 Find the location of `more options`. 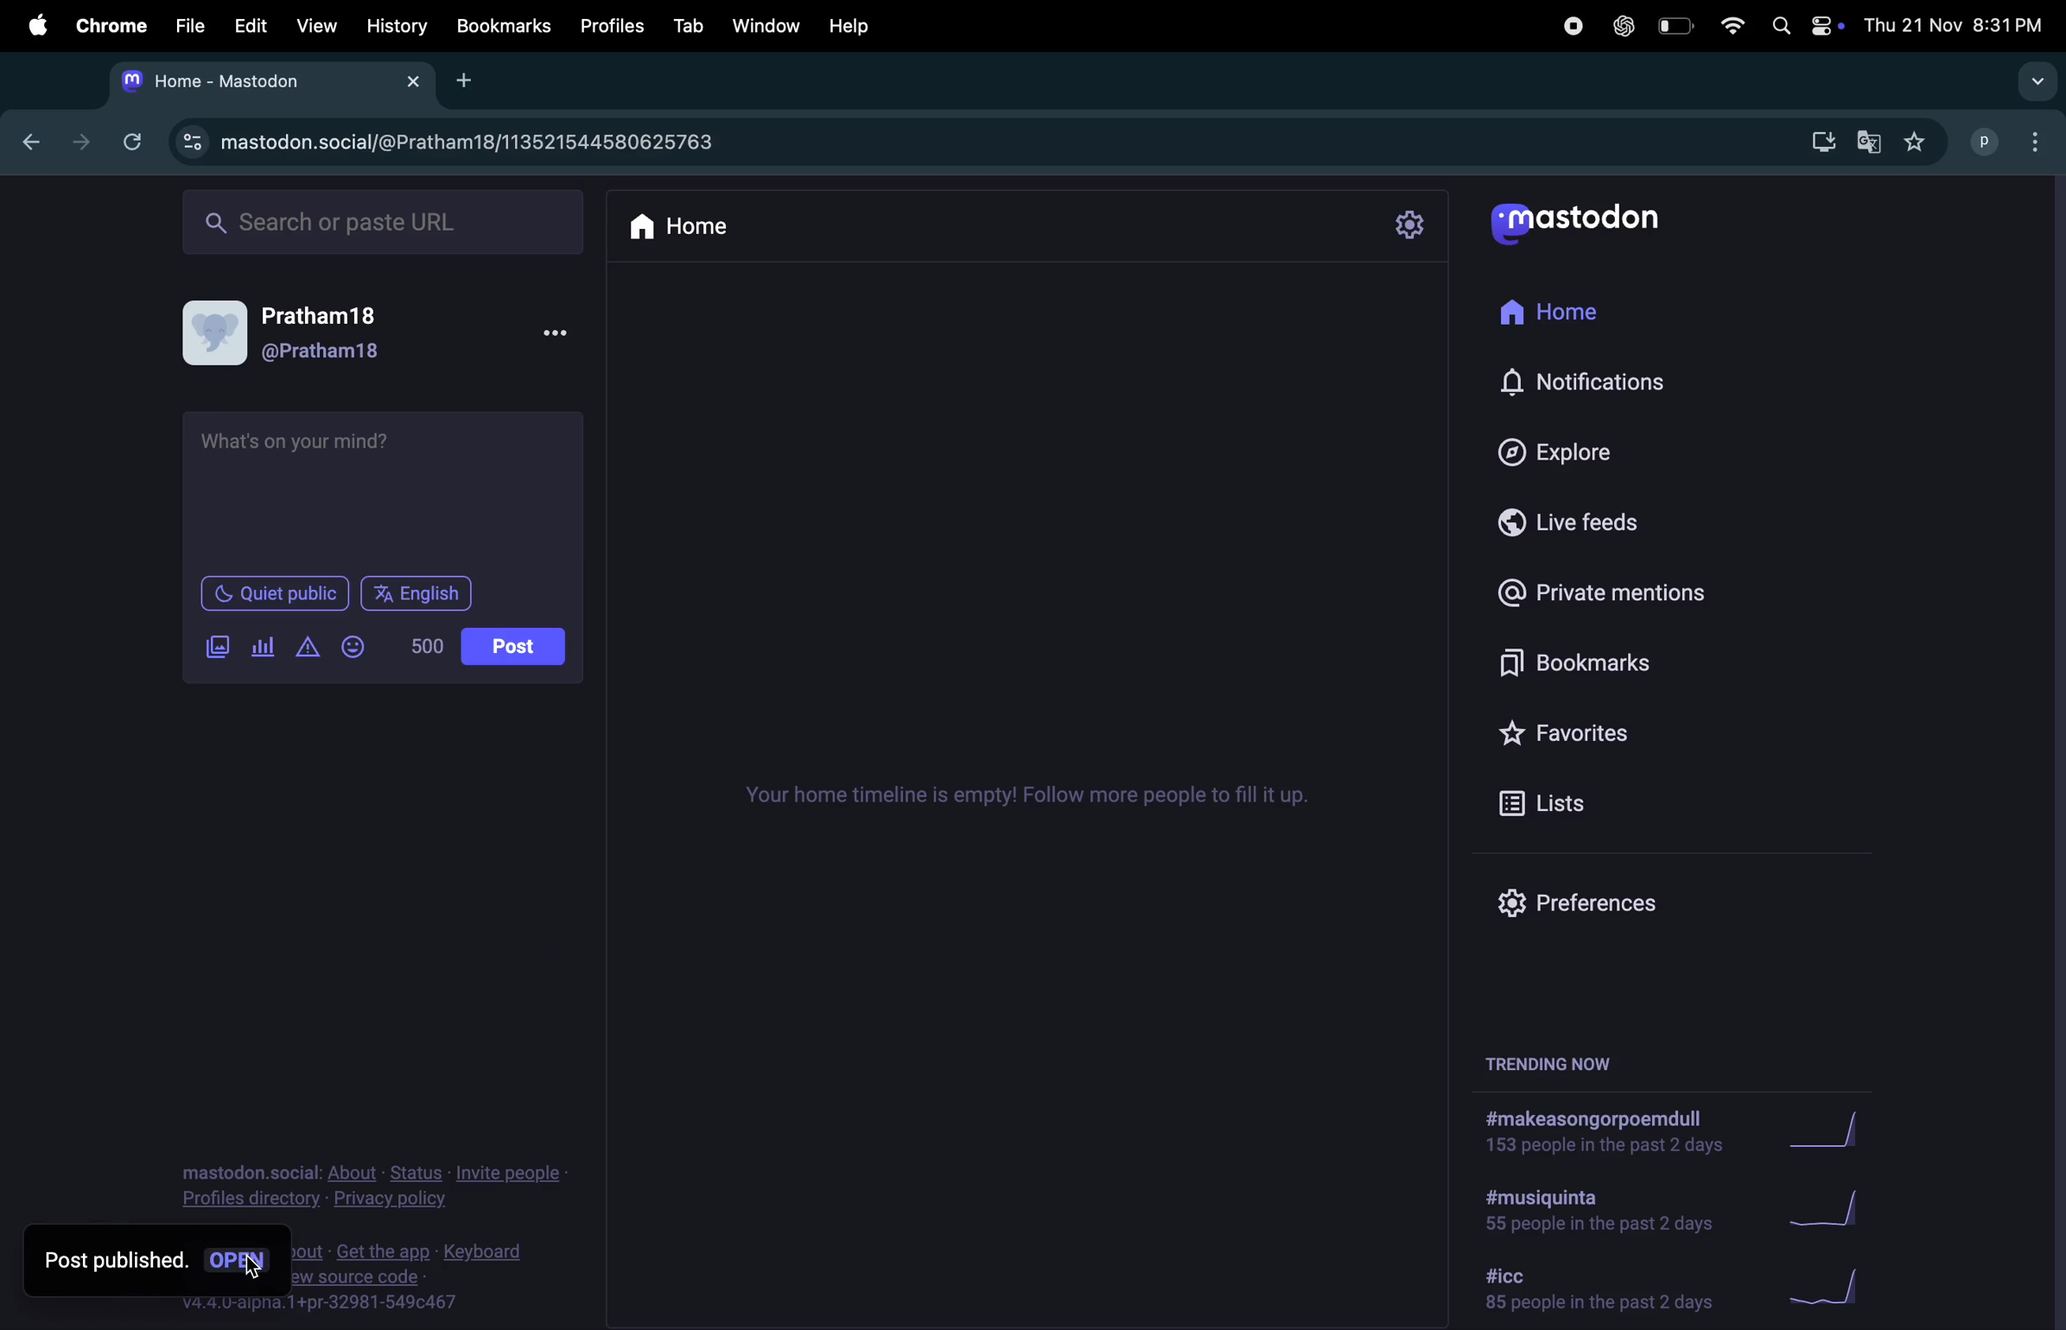

more options is located at coordinates (556, 335).